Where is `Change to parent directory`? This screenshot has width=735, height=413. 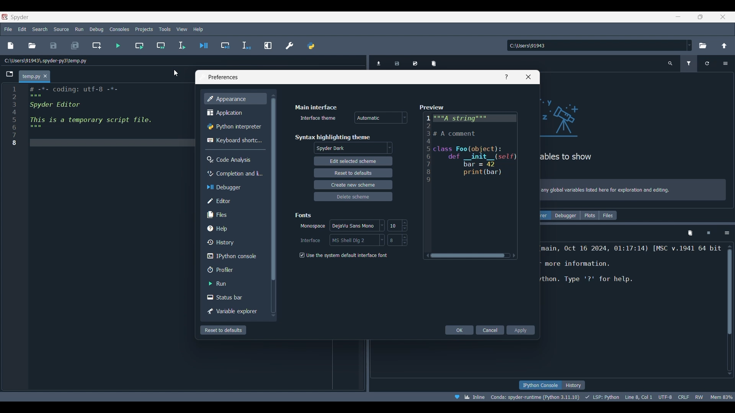
Change to parent directory is located at coordinates (724, 46).